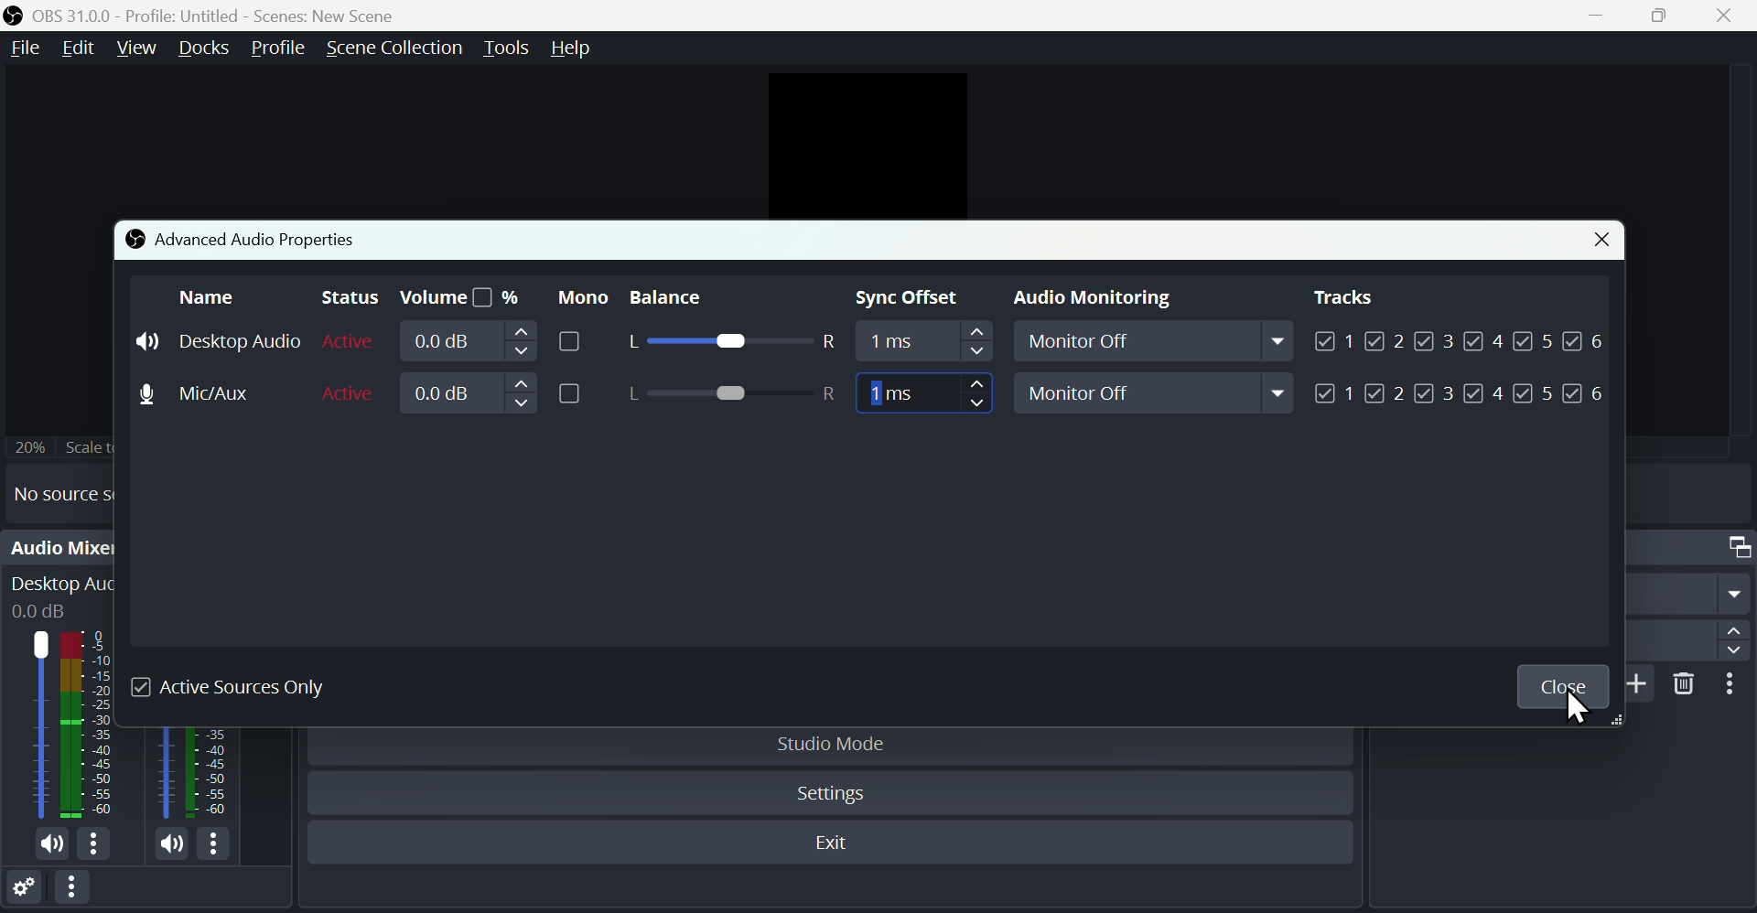 This screenshot has width=1757, height=913. Describe the element at coordinates (579, 296) in the screenshot. I see `Mono` at that location.